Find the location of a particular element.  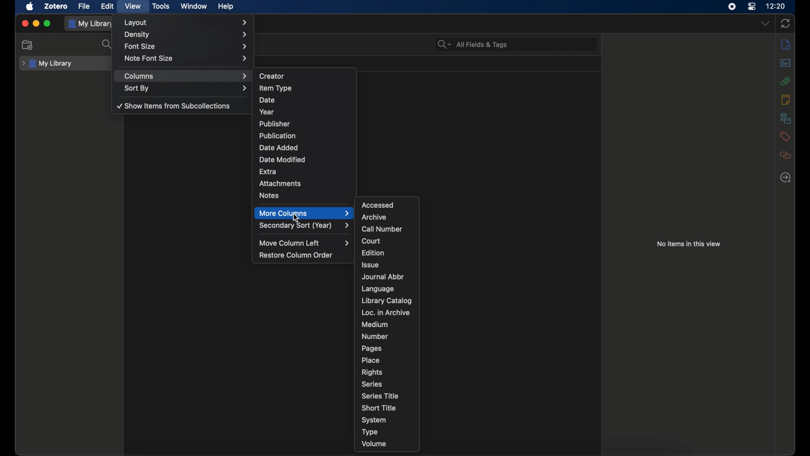

show items from subcollections is located at coordinates (173, 106).